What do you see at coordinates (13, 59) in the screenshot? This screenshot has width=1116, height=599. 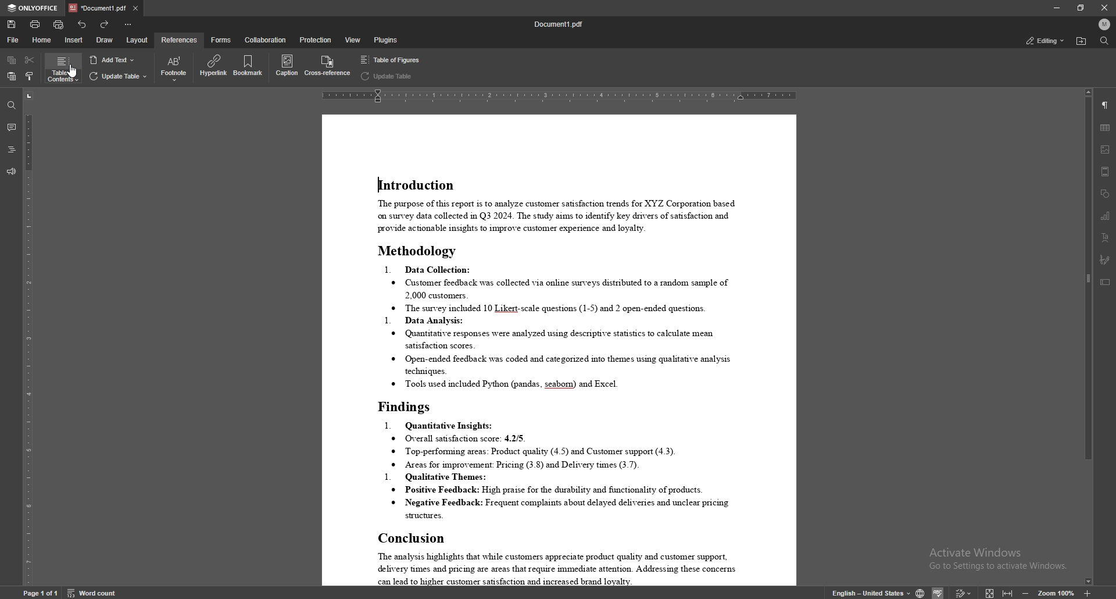 I see `copy` at bounding box center [13, 59].